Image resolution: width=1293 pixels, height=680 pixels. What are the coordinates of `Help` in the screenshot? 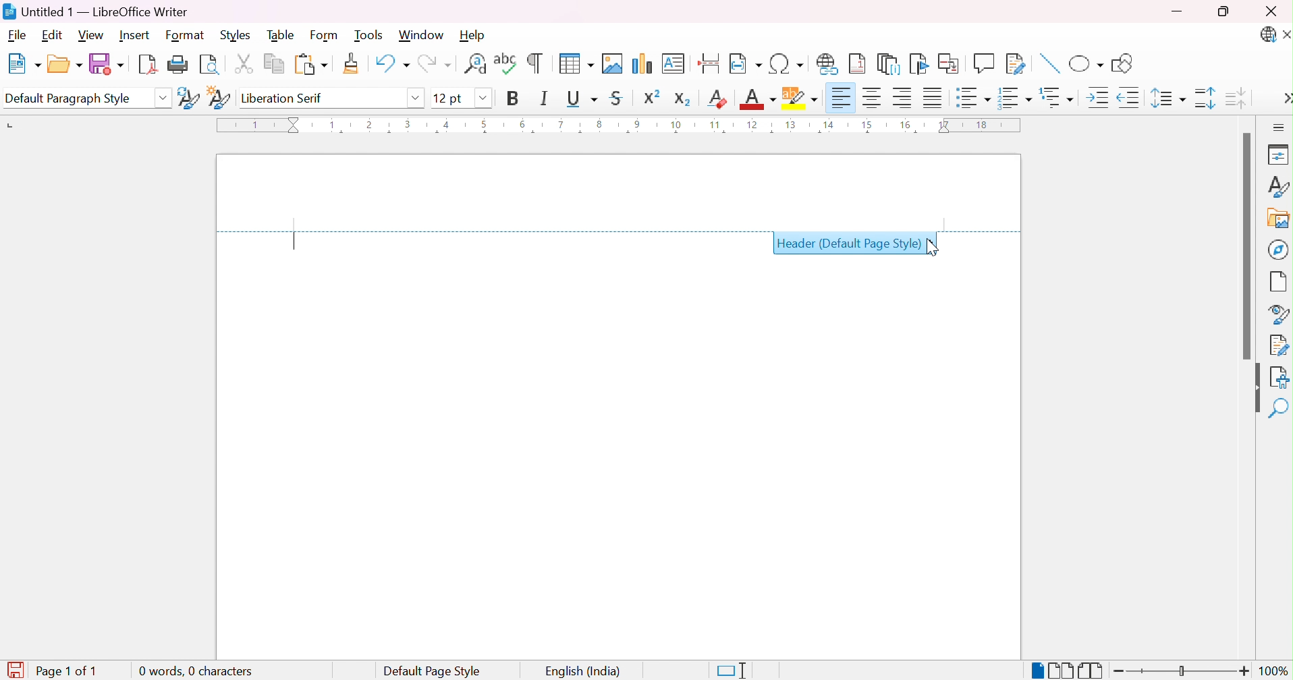 It's located at (475, 35).